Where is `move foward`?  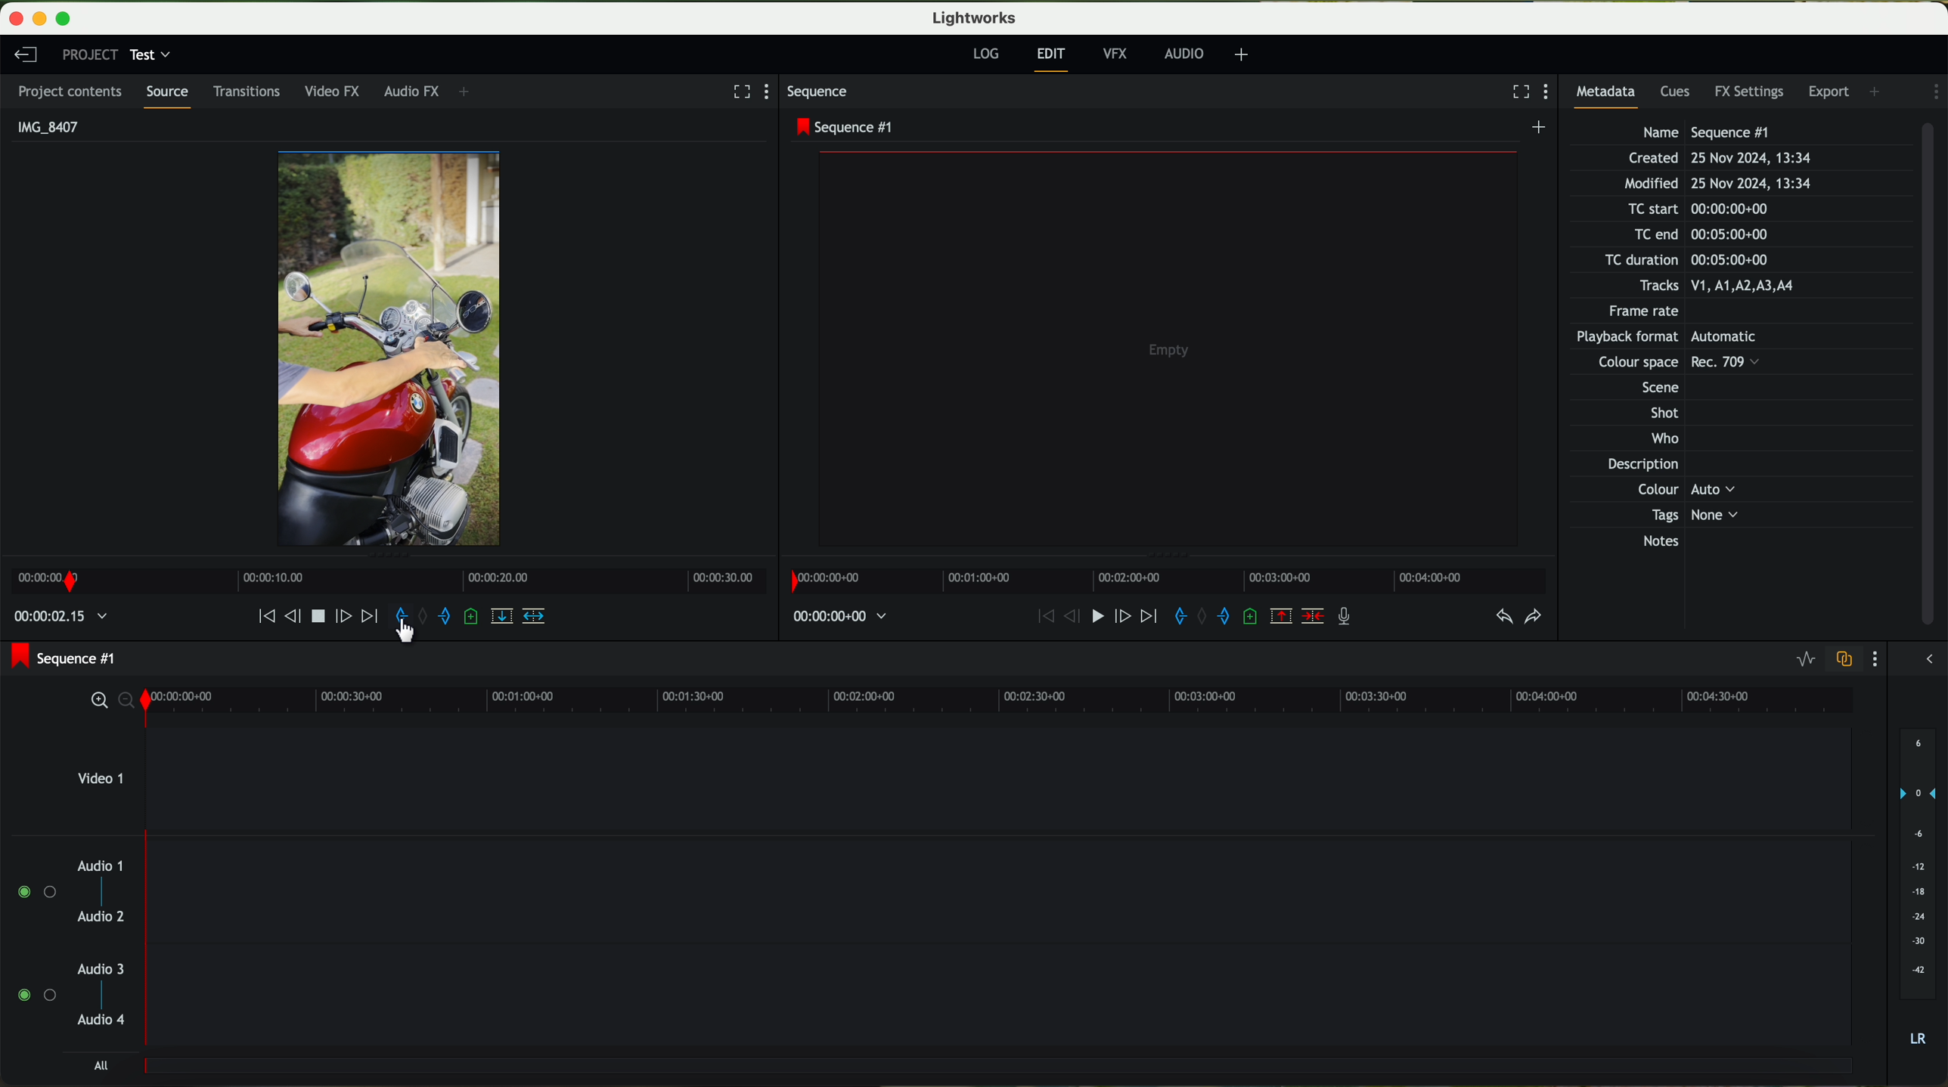 move foward is located at coordinates (1145, 618).